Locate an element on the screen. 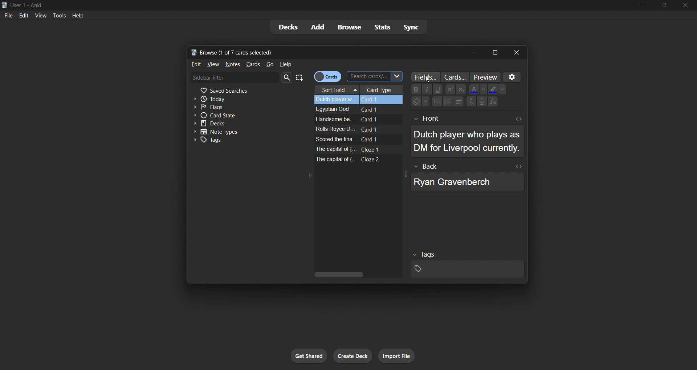 This screenshot has width=697, height=370. note types toggle is located at coordinates (232, 132).